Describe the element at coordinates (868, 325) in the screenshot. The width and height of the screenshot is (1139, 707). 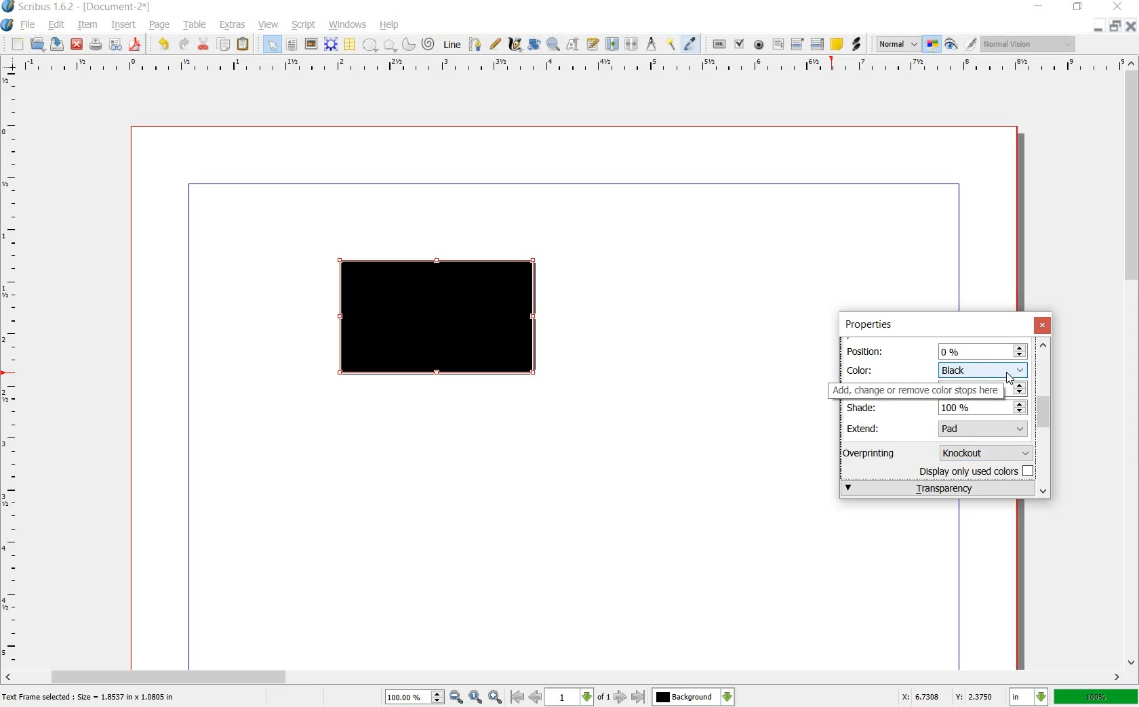
I see `properties` at that location.